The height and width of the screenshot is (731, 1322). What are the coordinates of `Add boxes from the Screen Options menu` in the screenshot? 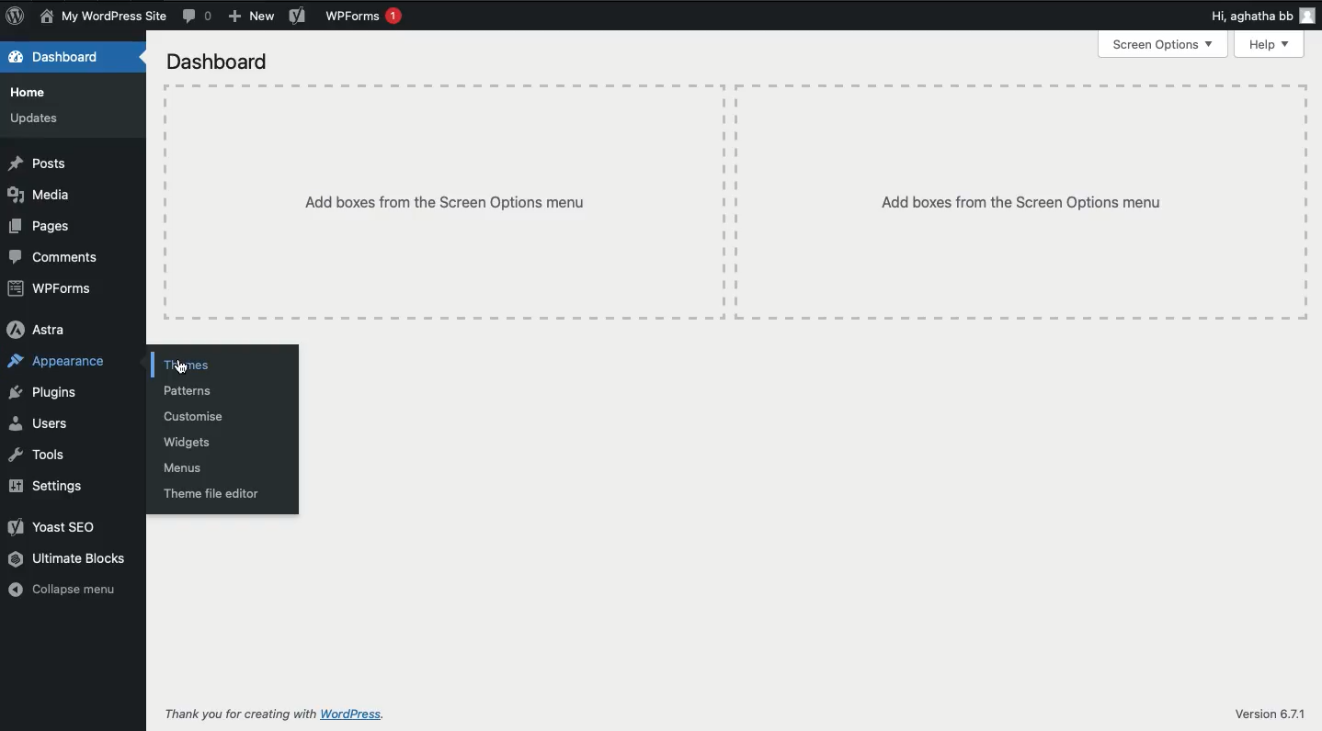 It's located at (1023, 200).